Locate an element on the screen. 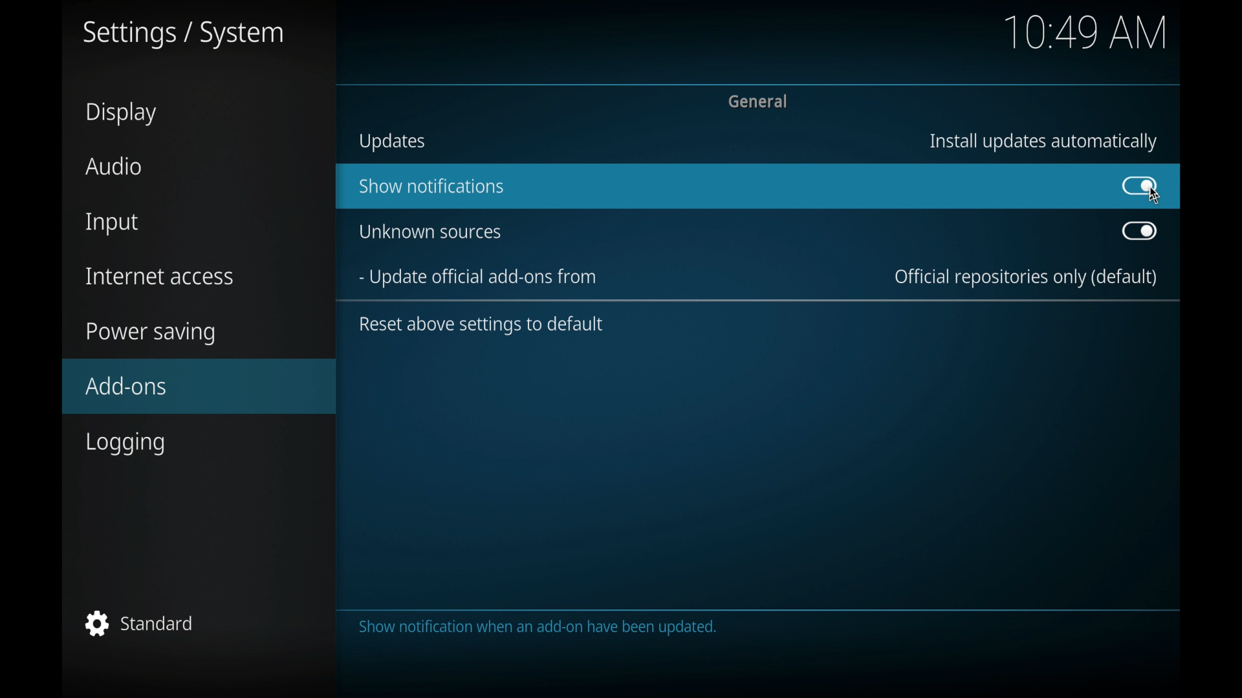 This screenshot has width=1242, height=698. unknown sources is located at coordinates (431, 231).